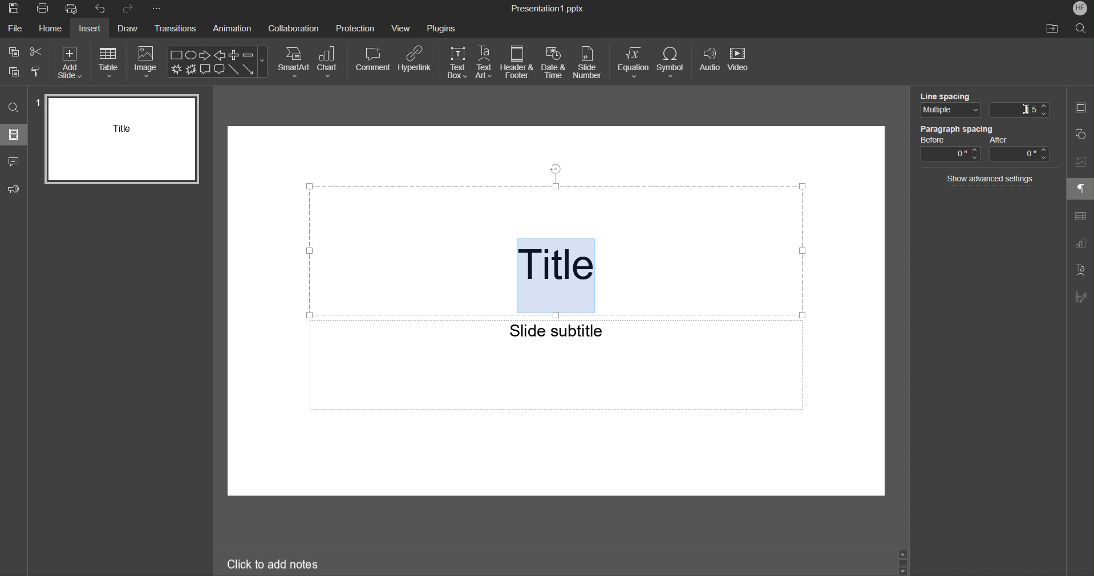 This screenshot has height=576, width=1094. Describe the element at coordinates (14, 189) in the screenshot. I see `Feedback` at that location.